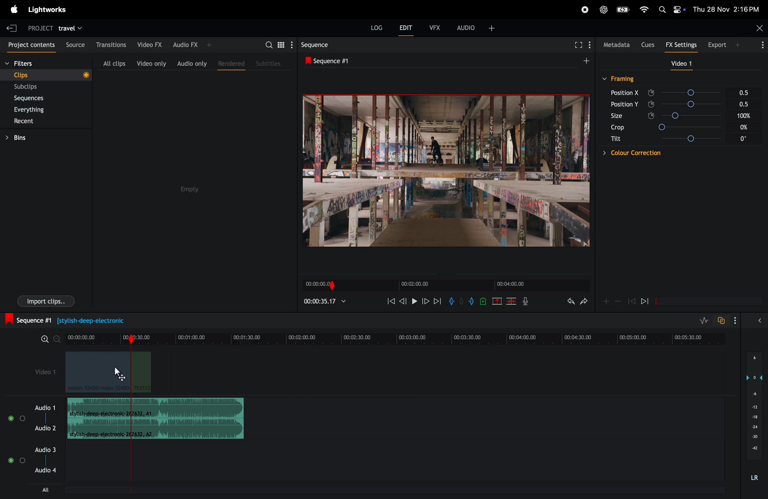  Describe the element at coordinates (192, 63) in the screenshot. I see `audio only` at that location.